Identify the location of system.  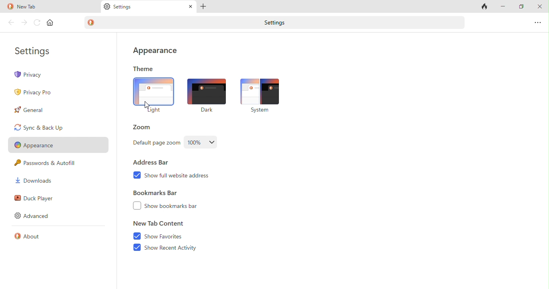
(262, 95).